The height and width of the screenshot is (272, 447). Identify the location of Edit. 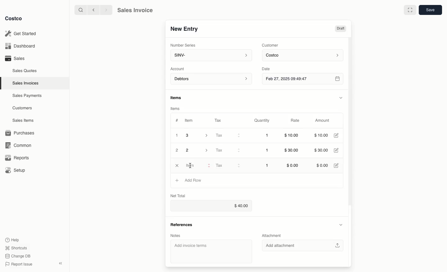
(337, 135).